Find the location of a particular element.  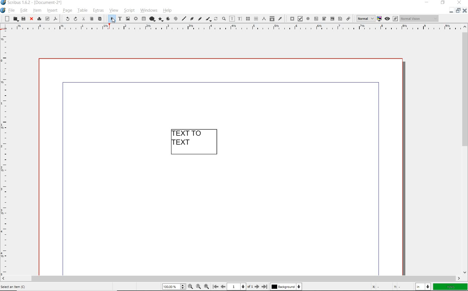

move to previous is located at coordinates (223, 287).